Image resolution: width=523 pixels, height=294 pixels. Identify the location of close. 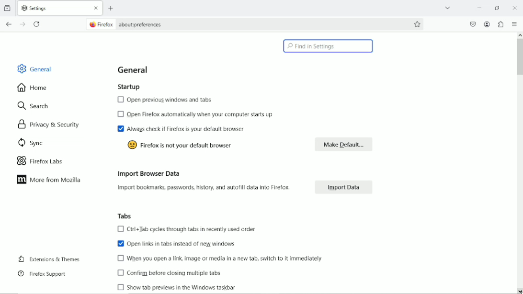
(96, 9).